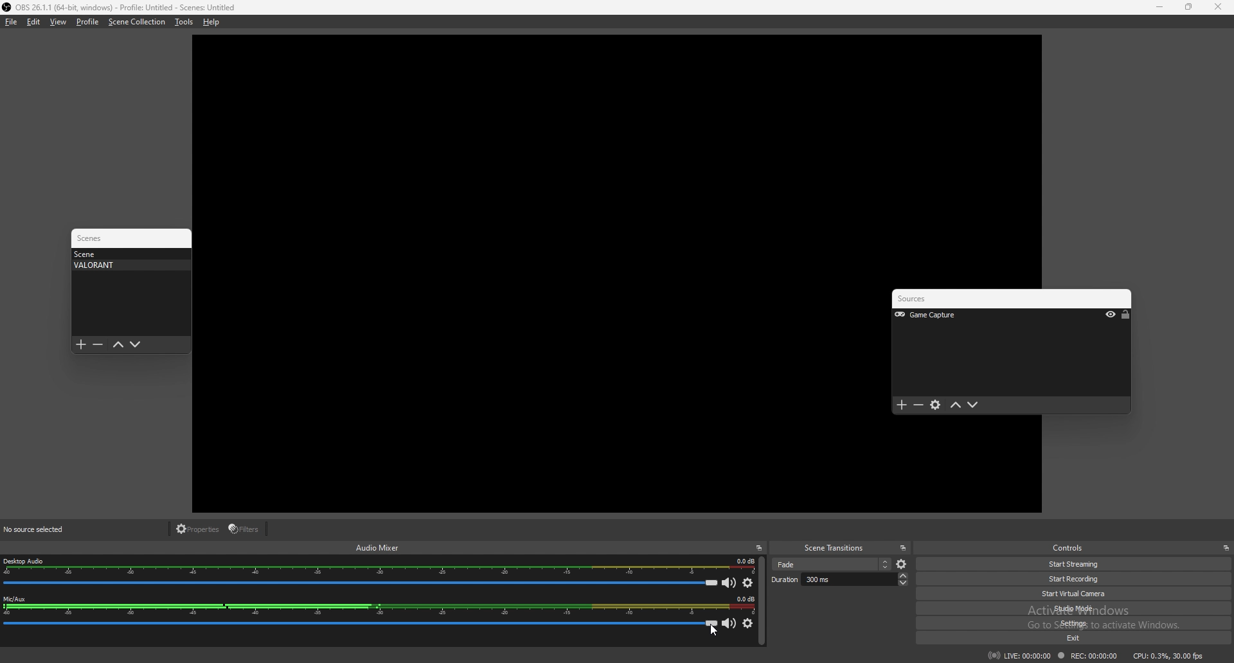  Describe the element at coordinates (713, 631) in the screenshot. I see `cursor` at that location.